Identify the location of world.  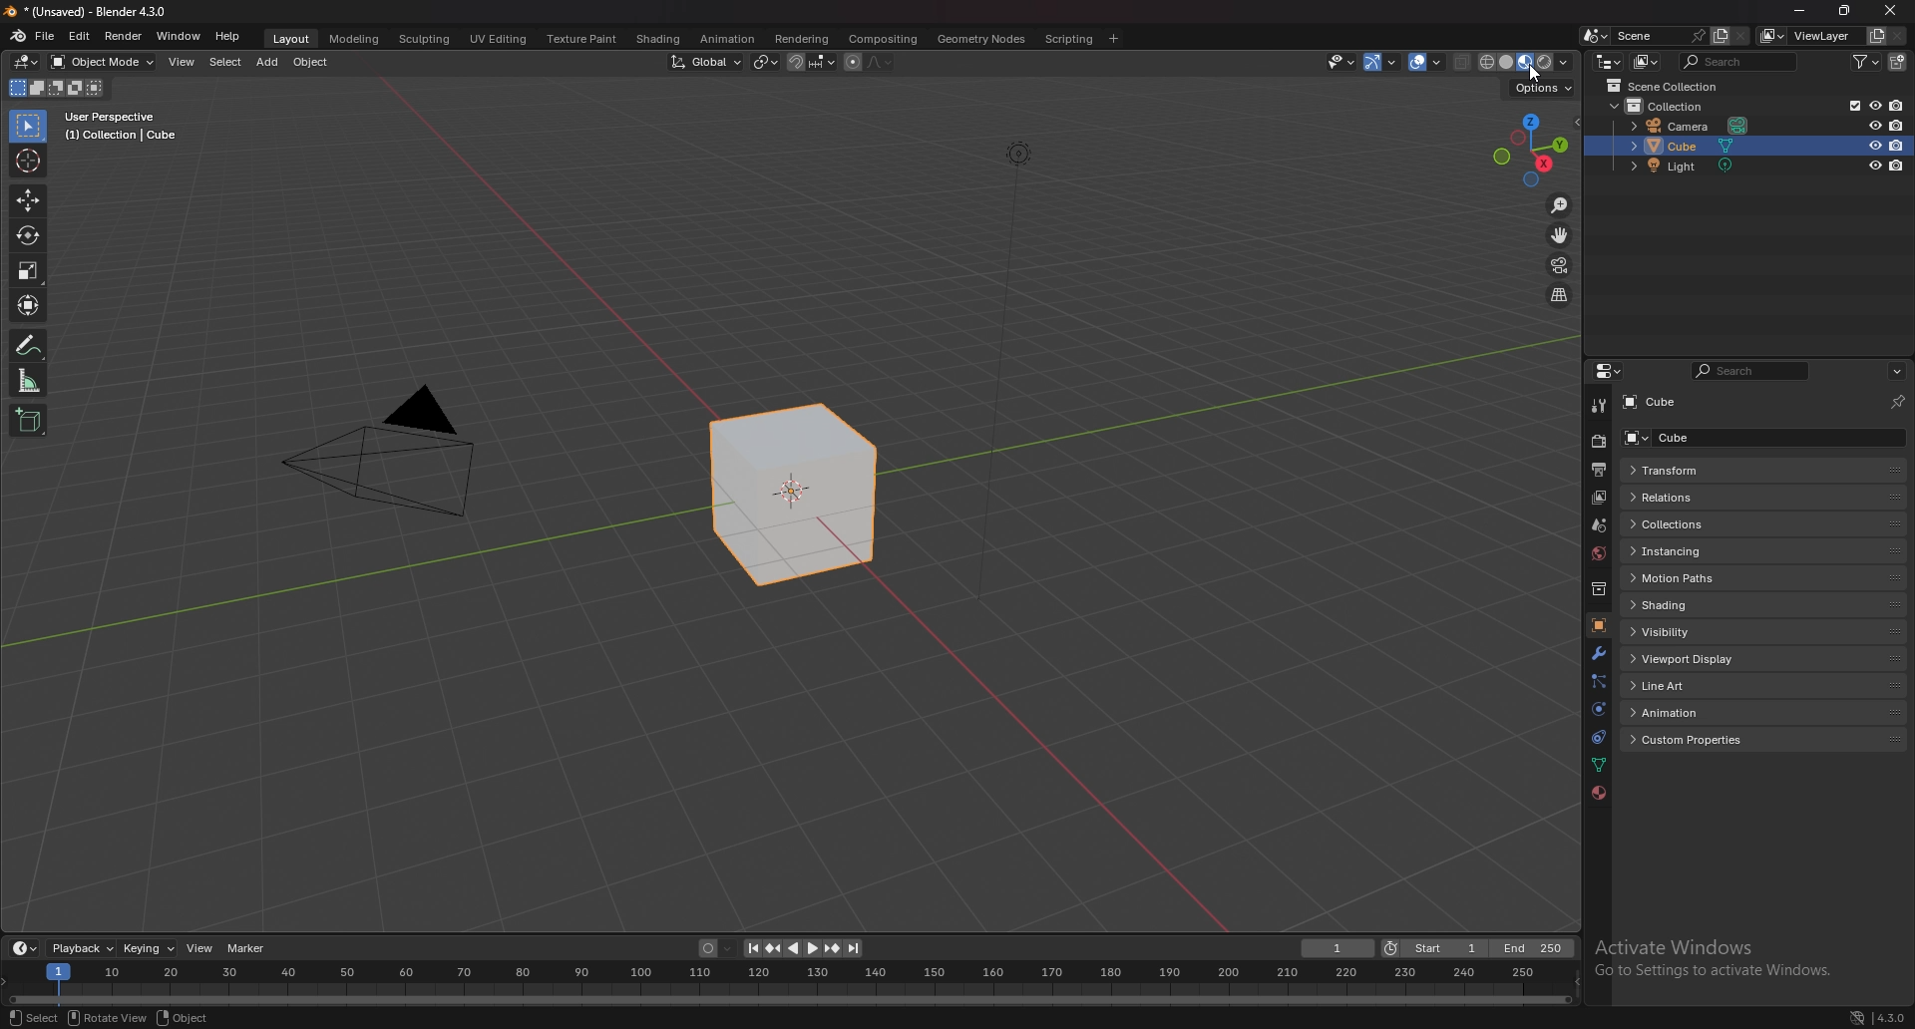
(1596, 554).